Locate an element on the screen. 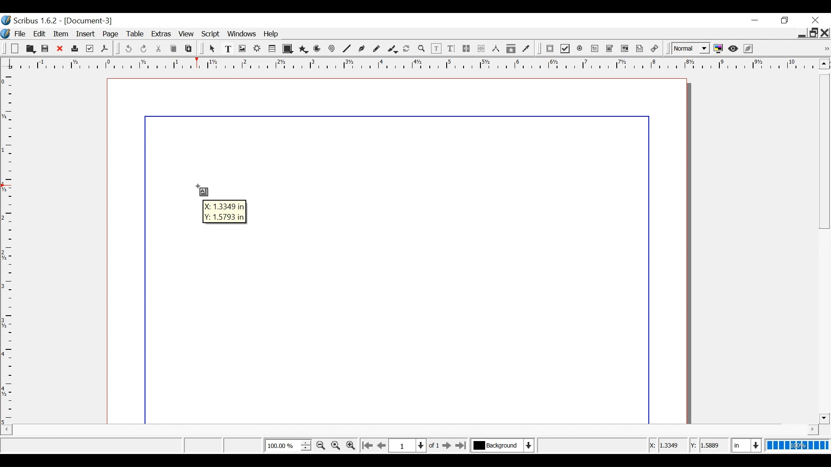 The image size is (831, 467). Go to the first page is located at coordinates (368, 445).